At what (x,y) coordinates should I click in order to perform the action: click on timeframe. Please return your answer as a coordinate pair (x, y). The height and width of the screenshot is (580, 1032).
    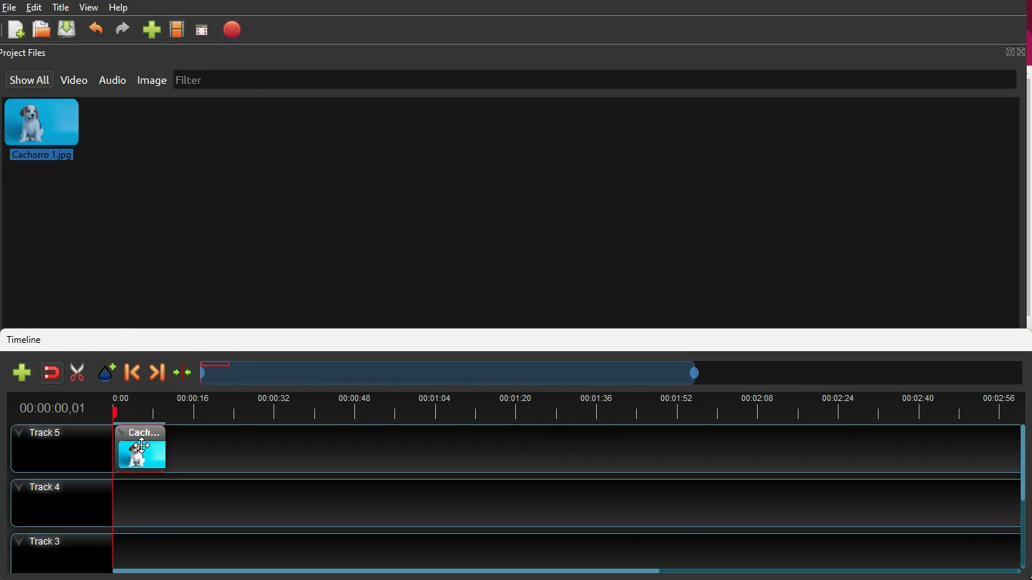
    Looking at the image, I should click on (461, 374).